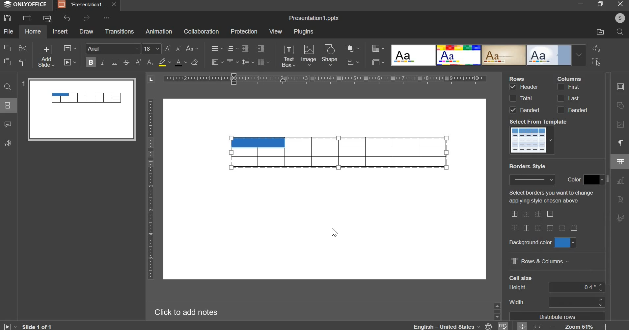  I want to click on bullets, so click(217, 48).